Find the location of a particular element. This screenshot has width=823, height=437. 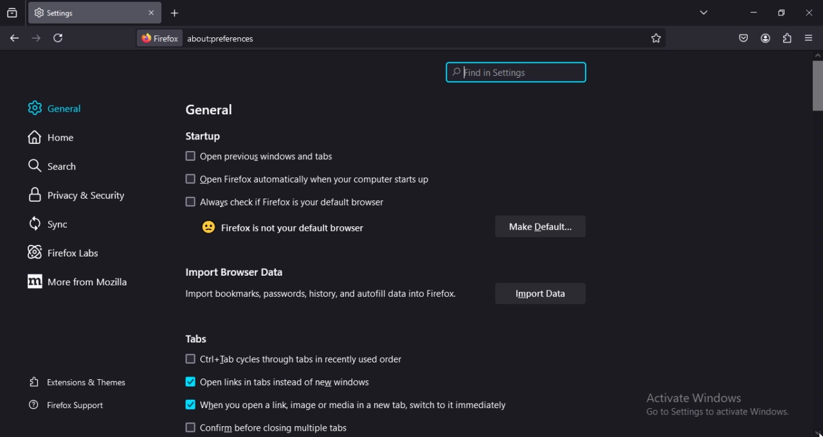

open firefox automtically when computer startup is located at coordinates (310, 180).